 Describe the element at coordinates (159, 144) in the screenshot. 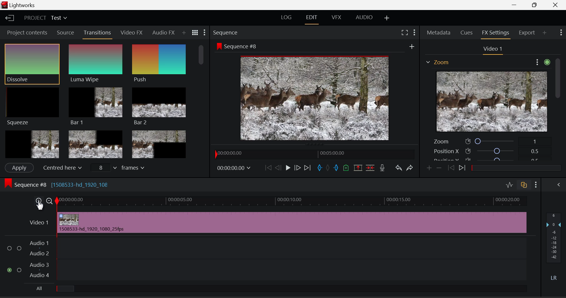

I see `Box 3` at that location.